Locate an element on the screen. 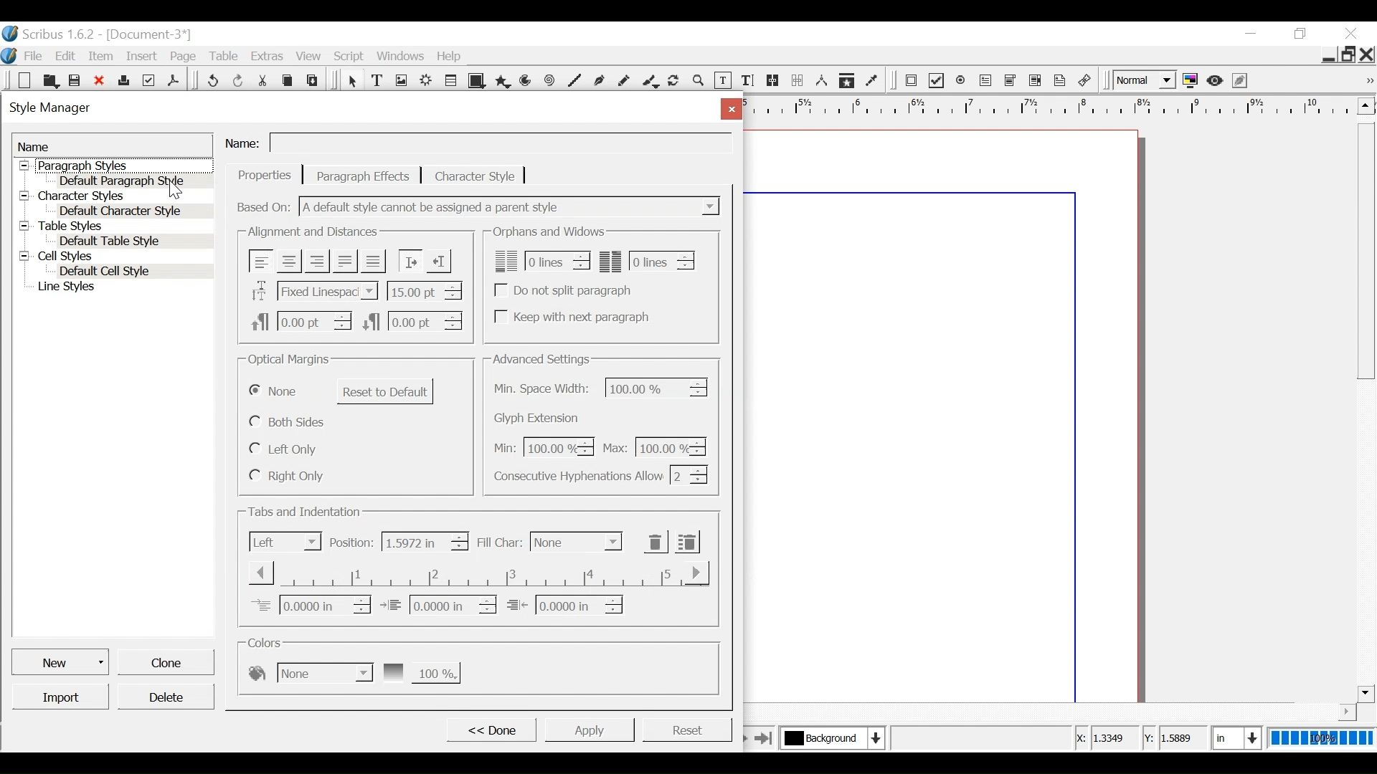 The image size is (1377, 774). Select the current unit is located at coordinates (1234, 737).